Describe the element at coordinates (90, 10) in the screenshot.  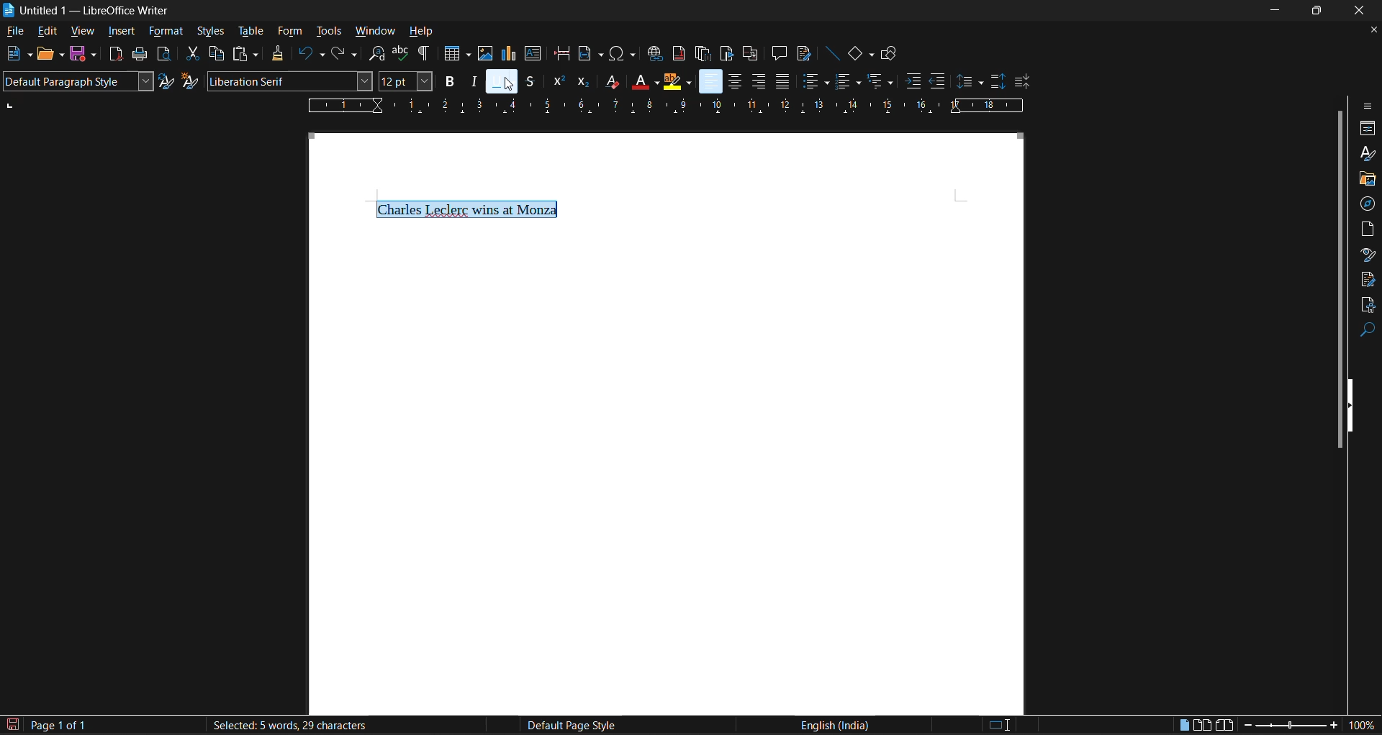
I see `app and document name` at that location.